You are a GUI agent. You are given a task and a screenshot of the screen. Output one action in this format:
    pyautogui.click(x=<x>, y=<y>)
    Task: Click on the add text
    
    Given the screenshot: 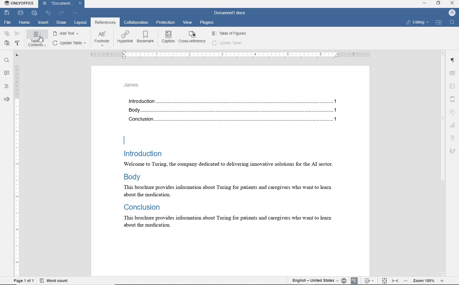 What is the action you would take?
    pyautogui.click(x=67, y=33)
    